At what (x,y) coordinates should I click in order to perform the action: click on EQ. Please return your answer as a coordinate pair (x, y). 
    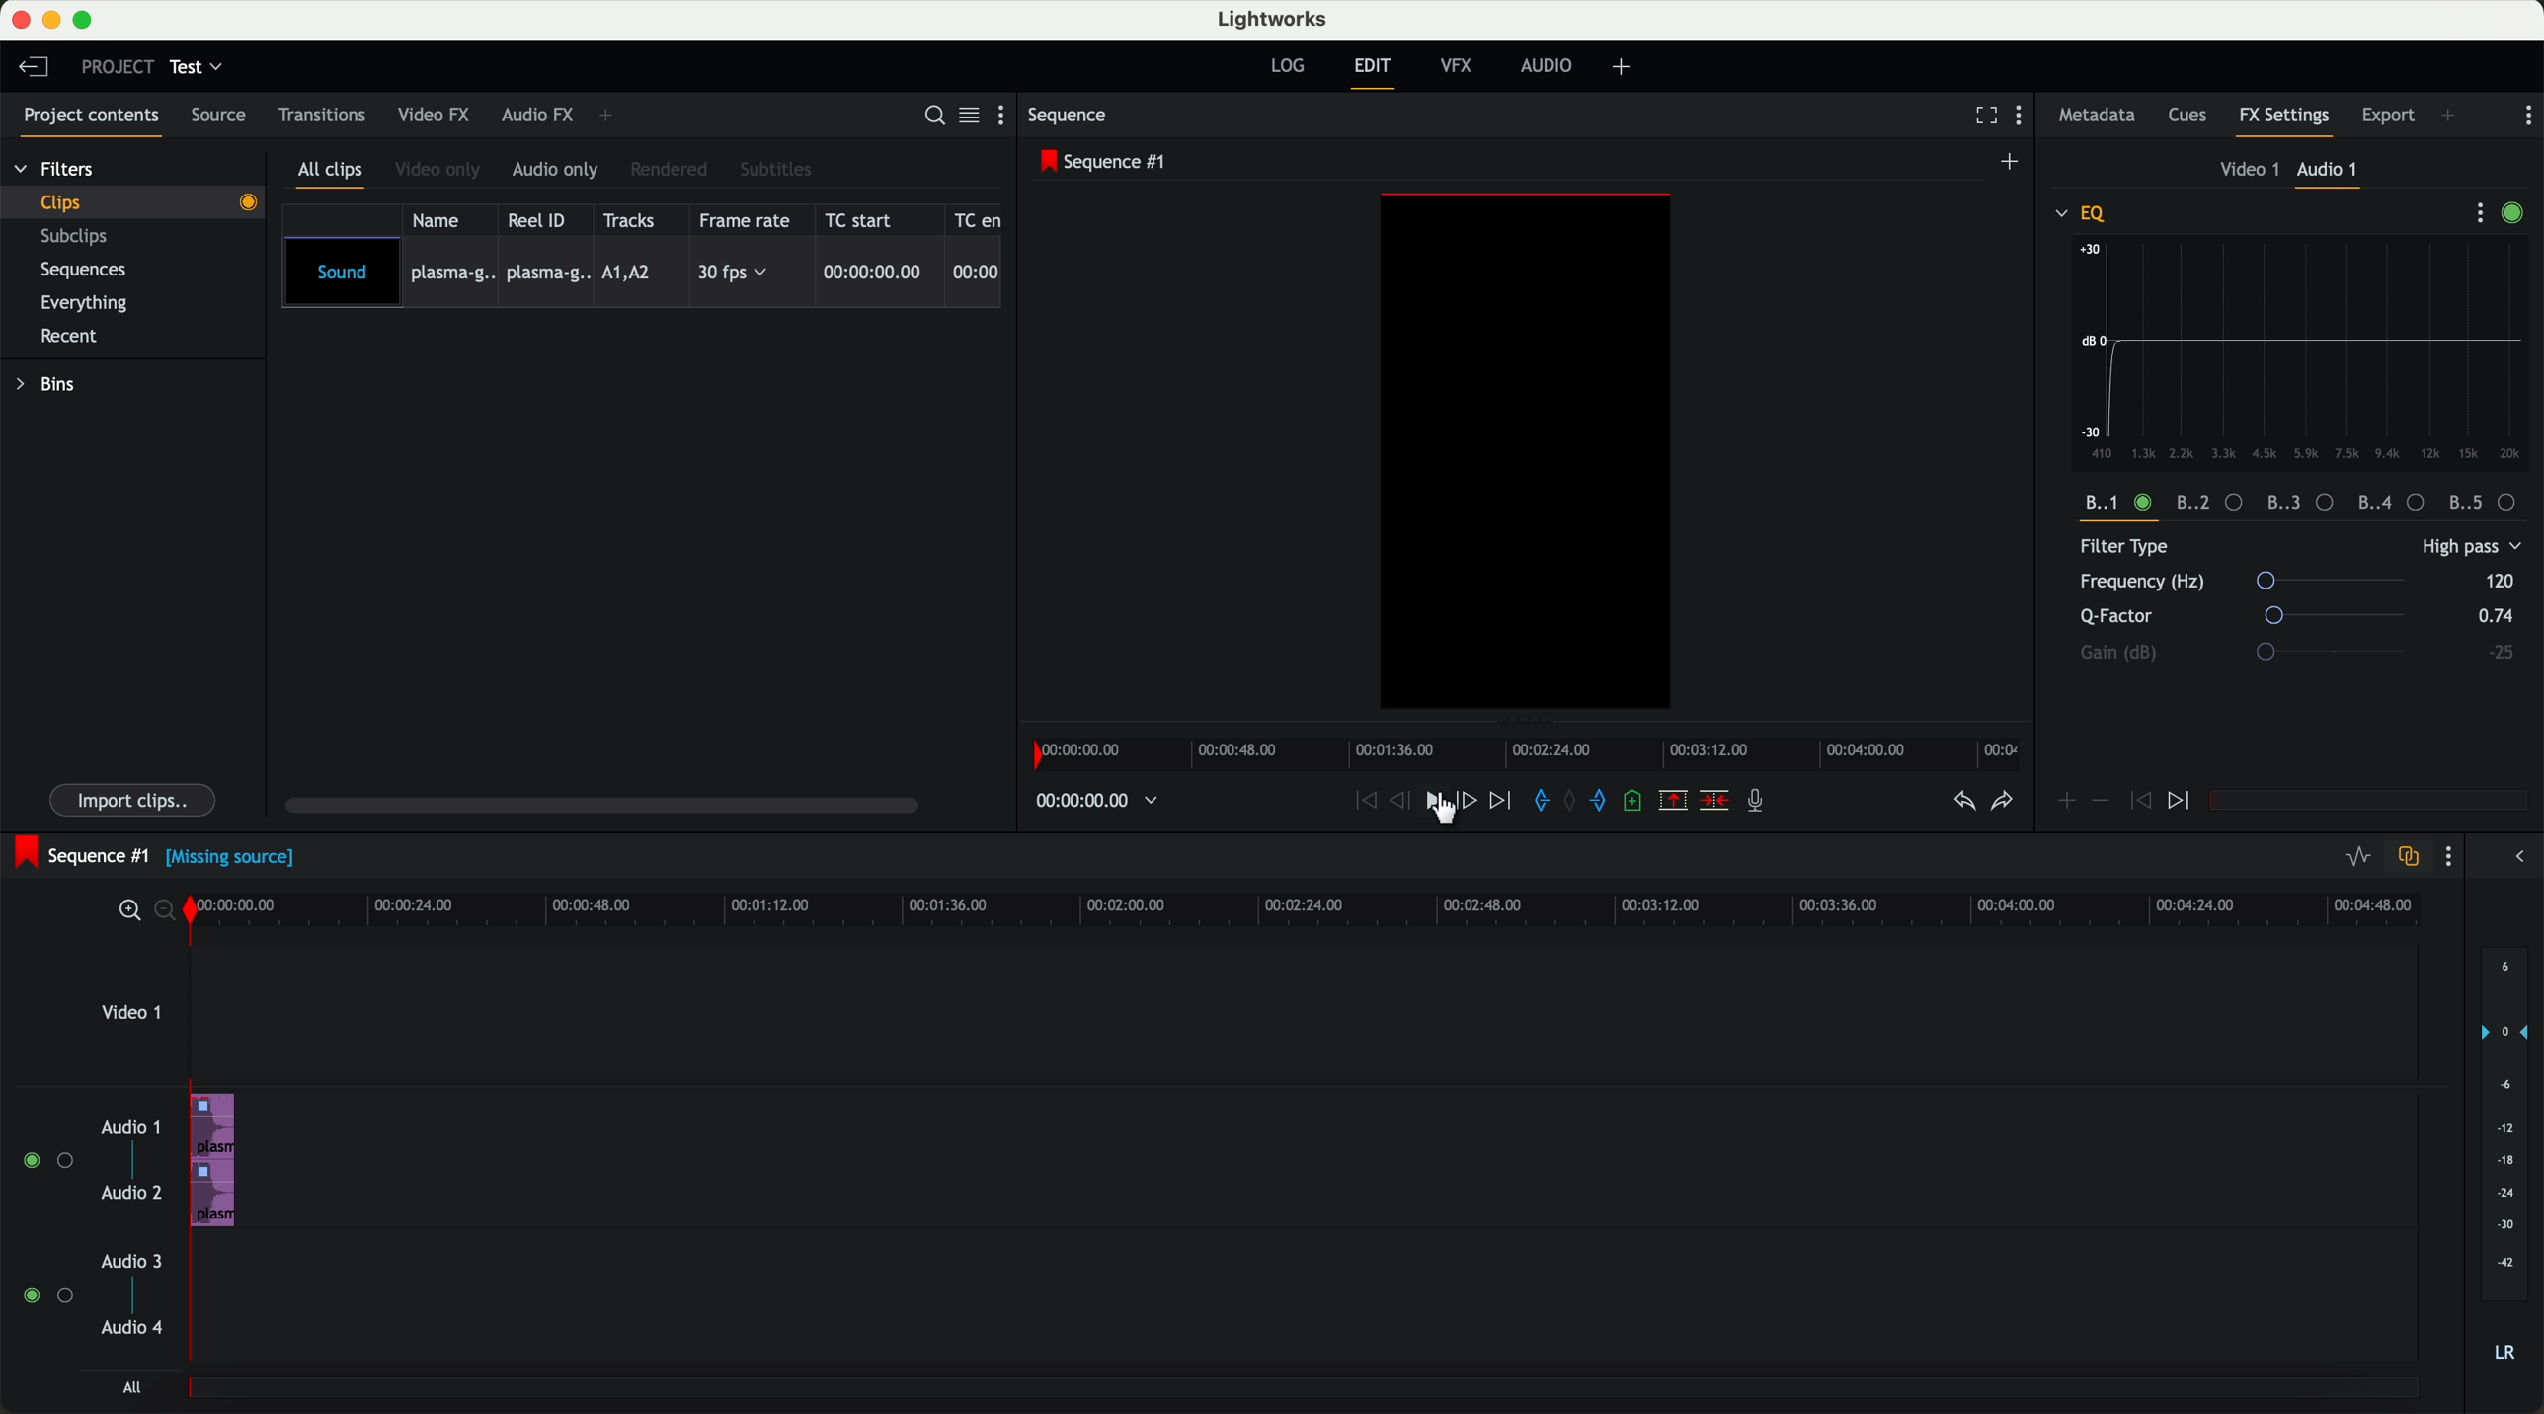
    Looking at the image, I should click on (2083, 212).